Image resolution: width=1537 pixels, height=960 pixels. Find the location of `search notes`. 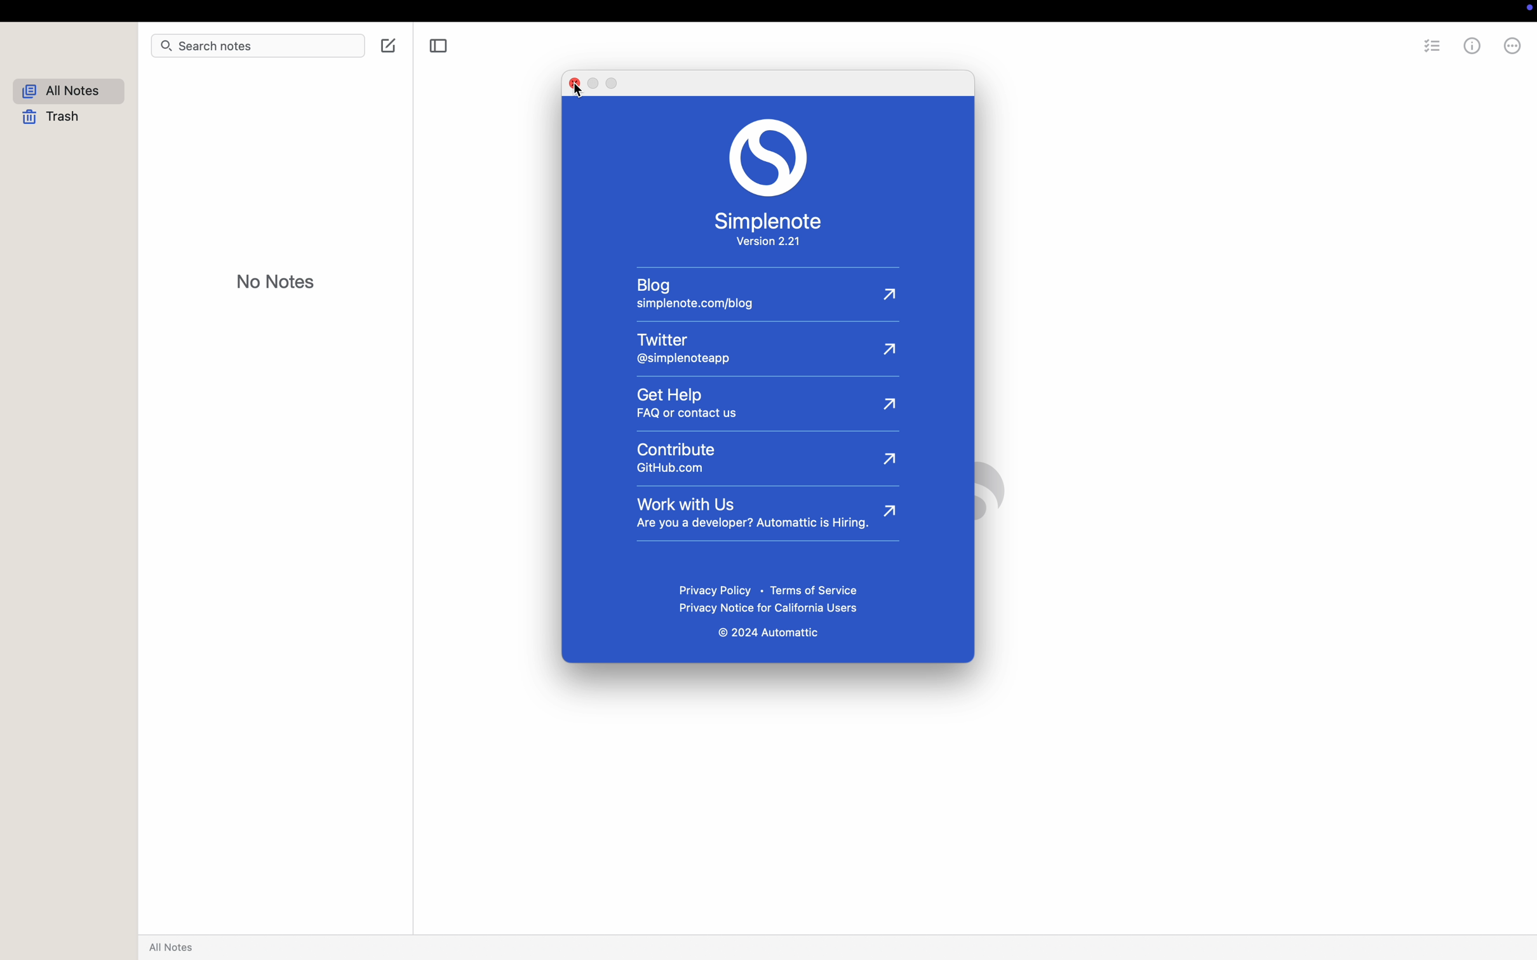

search notes is located at coordinates (230, 48).